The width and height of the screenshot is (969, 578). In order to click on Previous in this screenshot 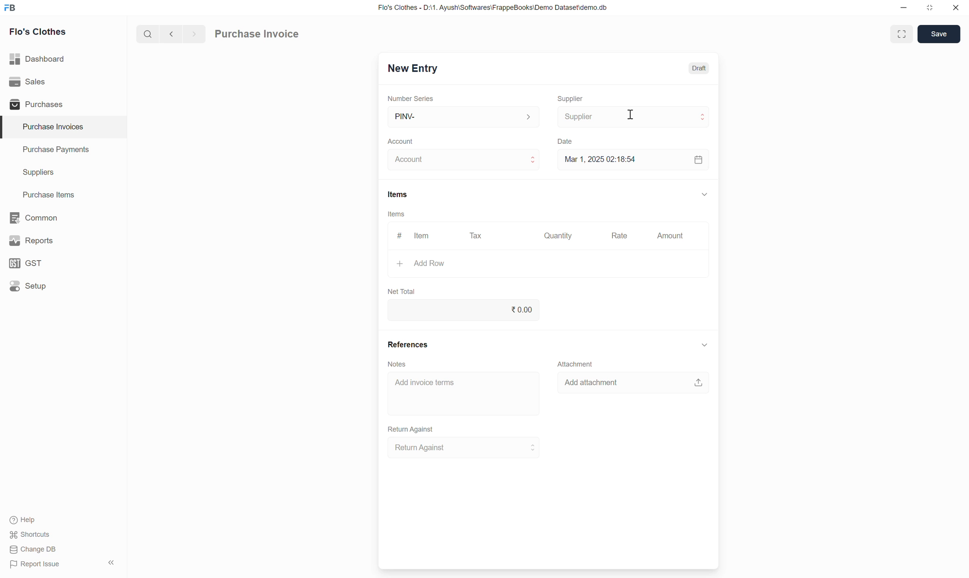, I will do `click(171, 33)`.